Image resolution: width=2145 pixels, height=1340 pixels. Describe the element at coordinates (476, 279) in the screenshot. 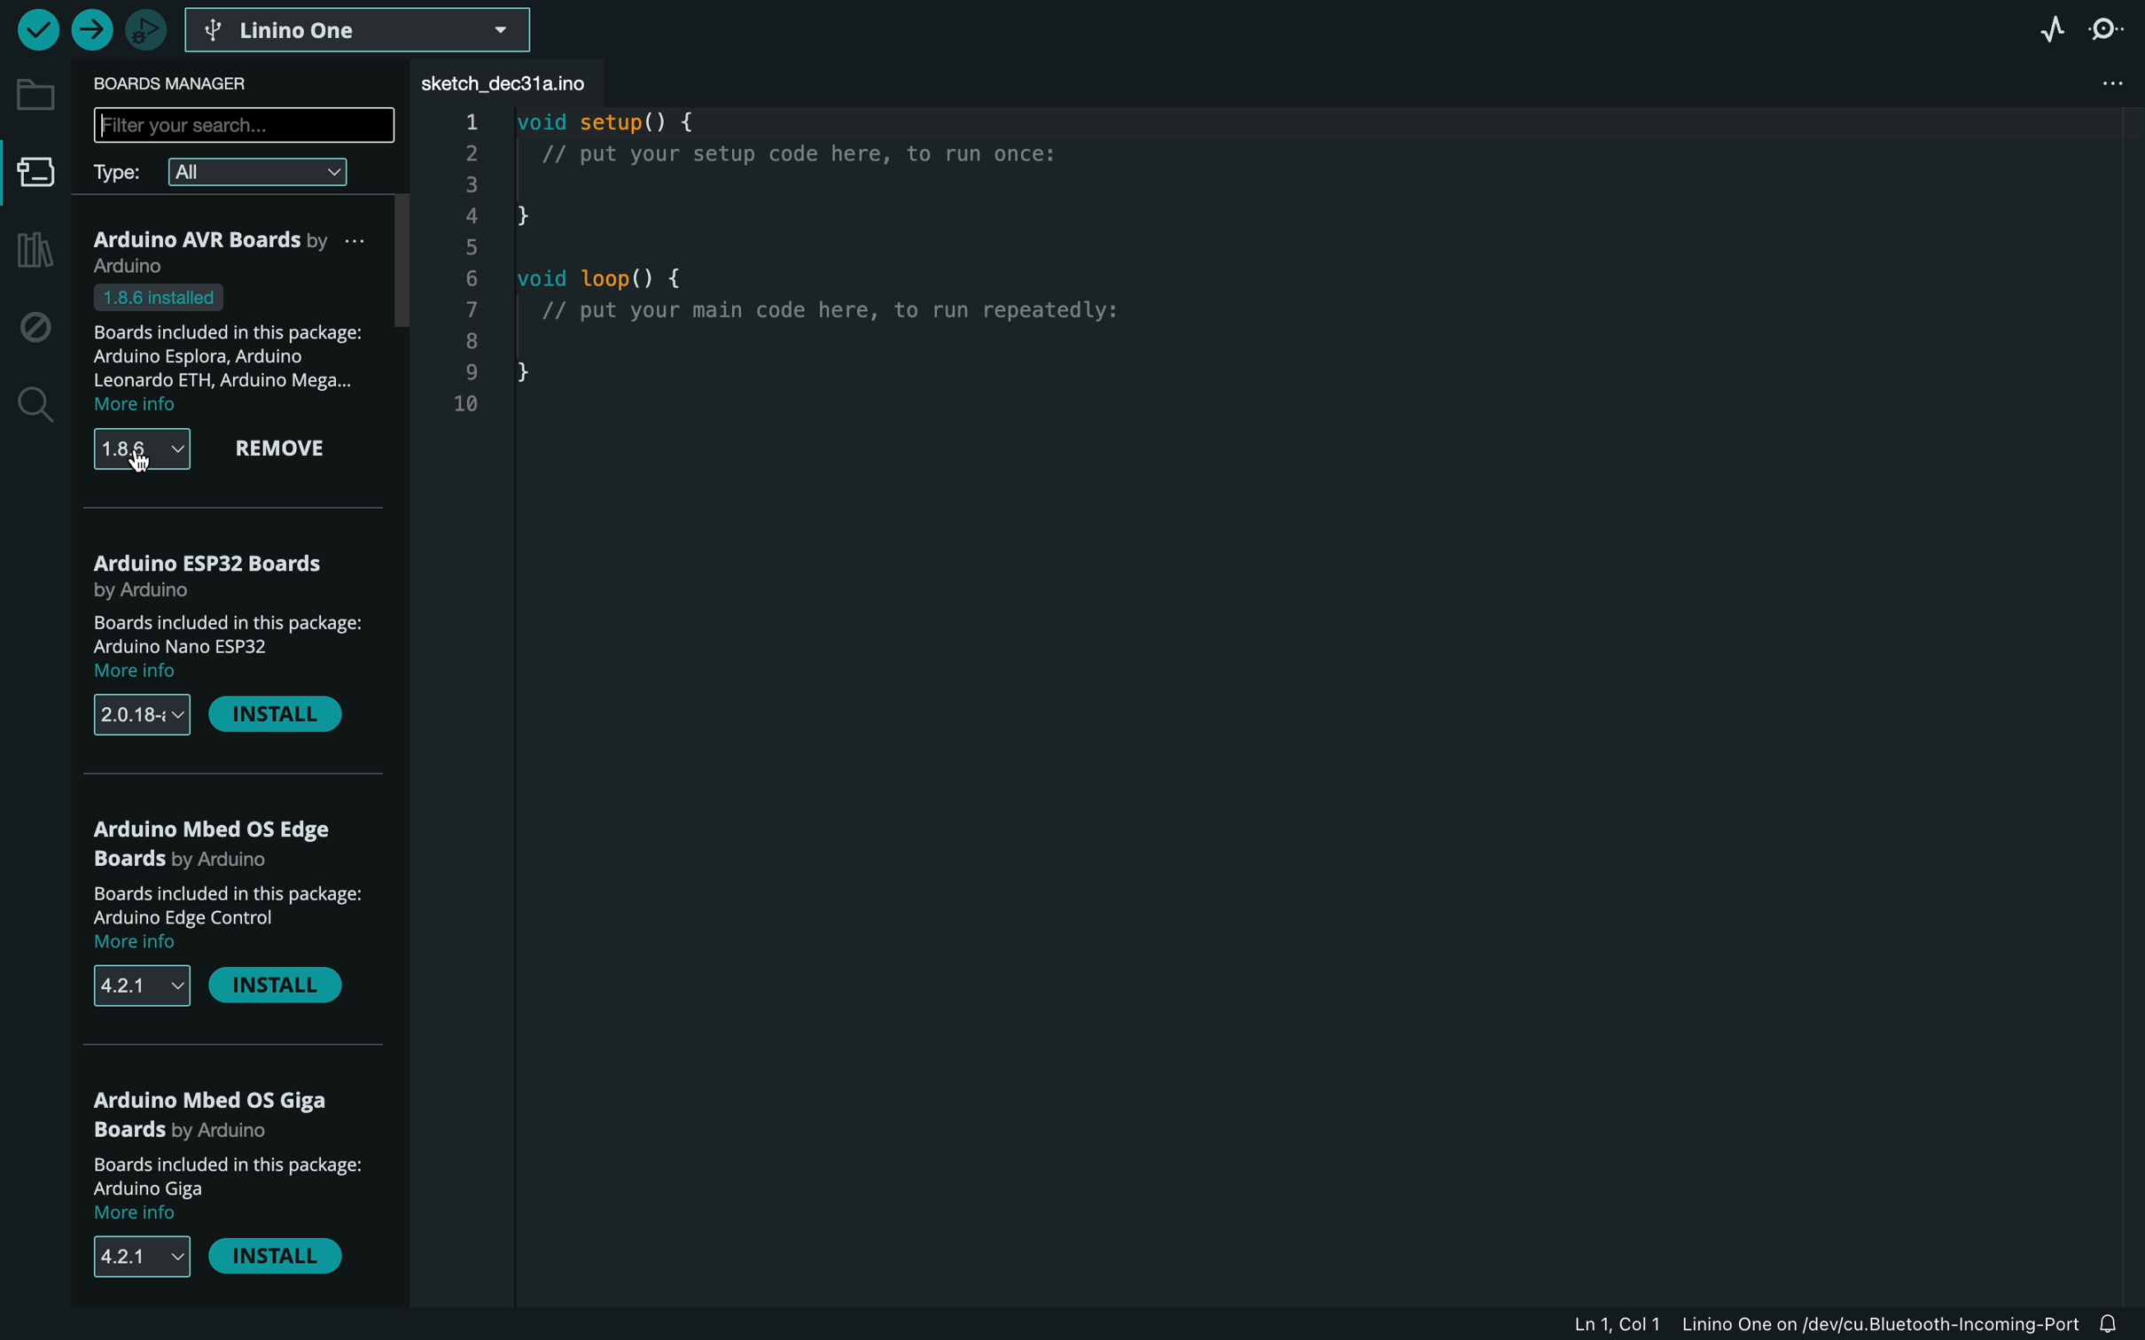

I see `6` at that location.